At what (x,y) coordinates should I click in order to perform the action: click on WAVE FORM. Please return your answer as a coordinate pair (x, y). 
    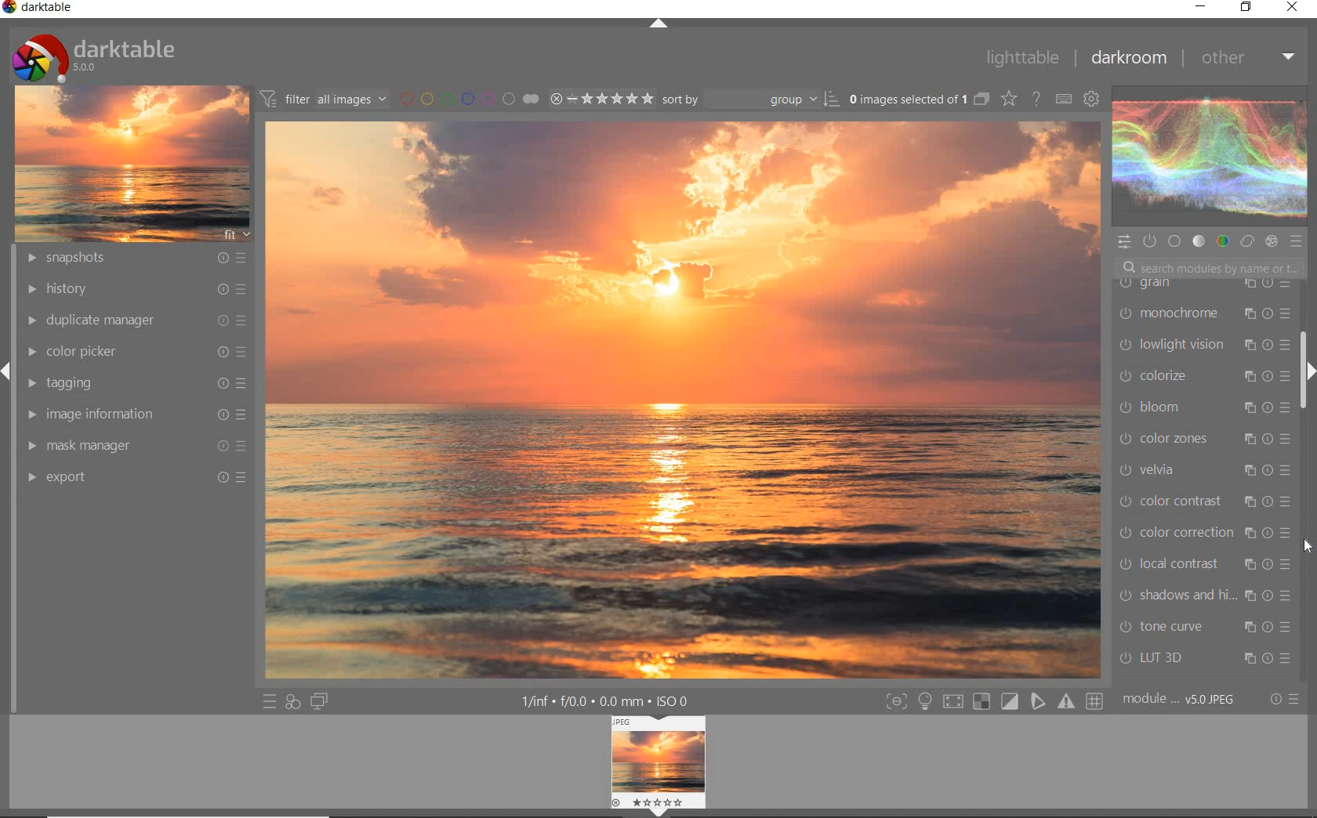
    Looking at the image, I should click on (1208, 158).